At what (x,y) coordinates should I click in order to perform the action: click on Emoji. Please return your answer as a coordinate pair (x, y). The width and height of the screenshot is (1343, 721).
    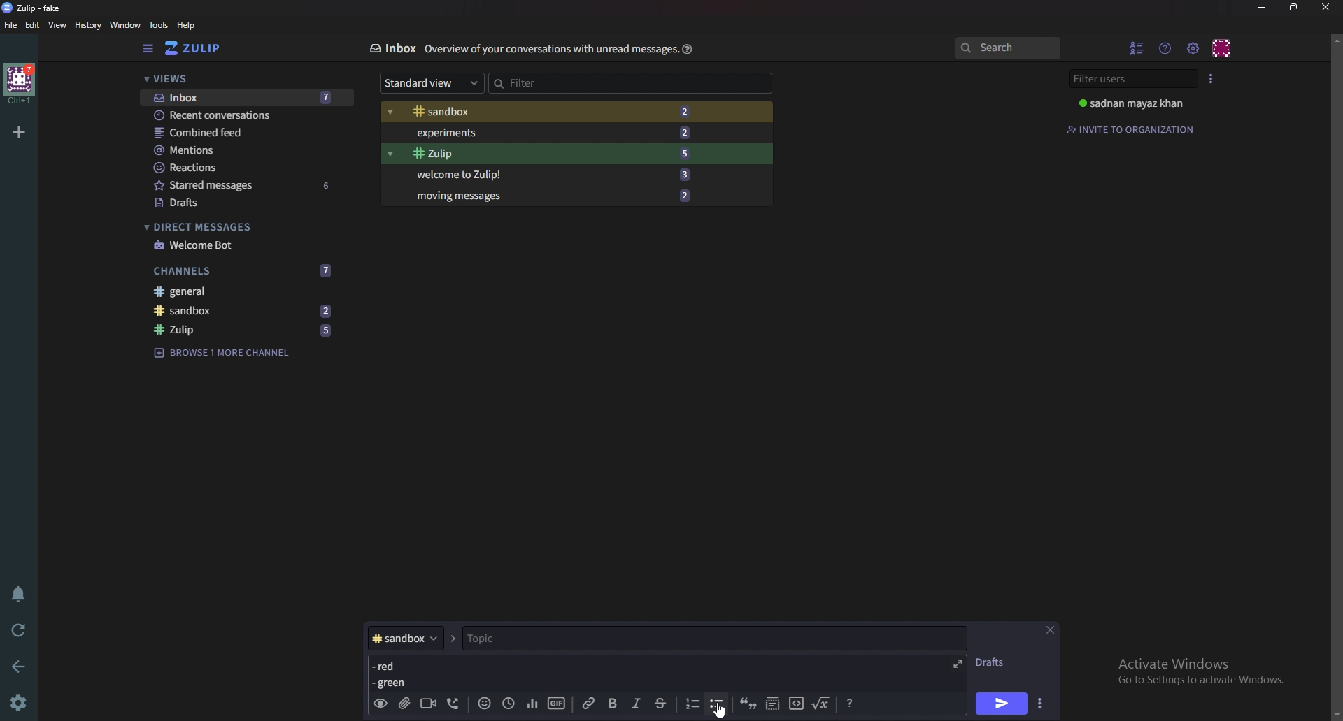
    Looking at the image, I should click on (485, 702).